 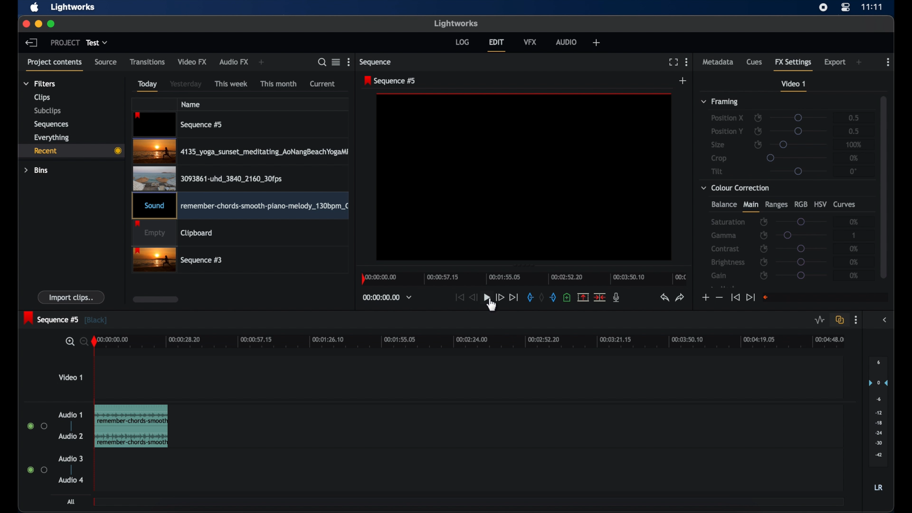 I want to click on enable/disable keyframes, so click(x=763, y=248).